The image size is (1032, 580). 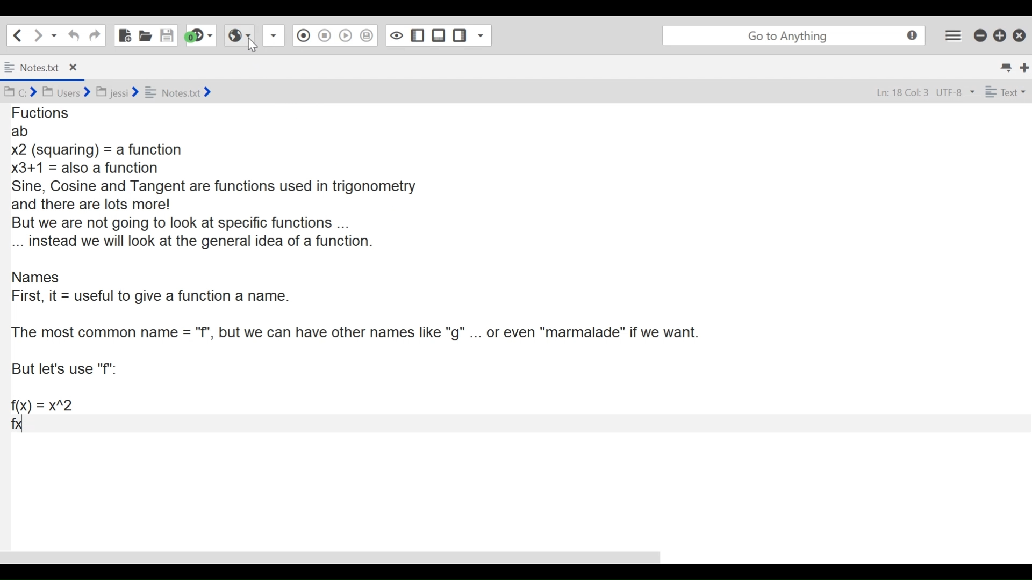 I want to click on View in Browser, so click(x=239, y=37).